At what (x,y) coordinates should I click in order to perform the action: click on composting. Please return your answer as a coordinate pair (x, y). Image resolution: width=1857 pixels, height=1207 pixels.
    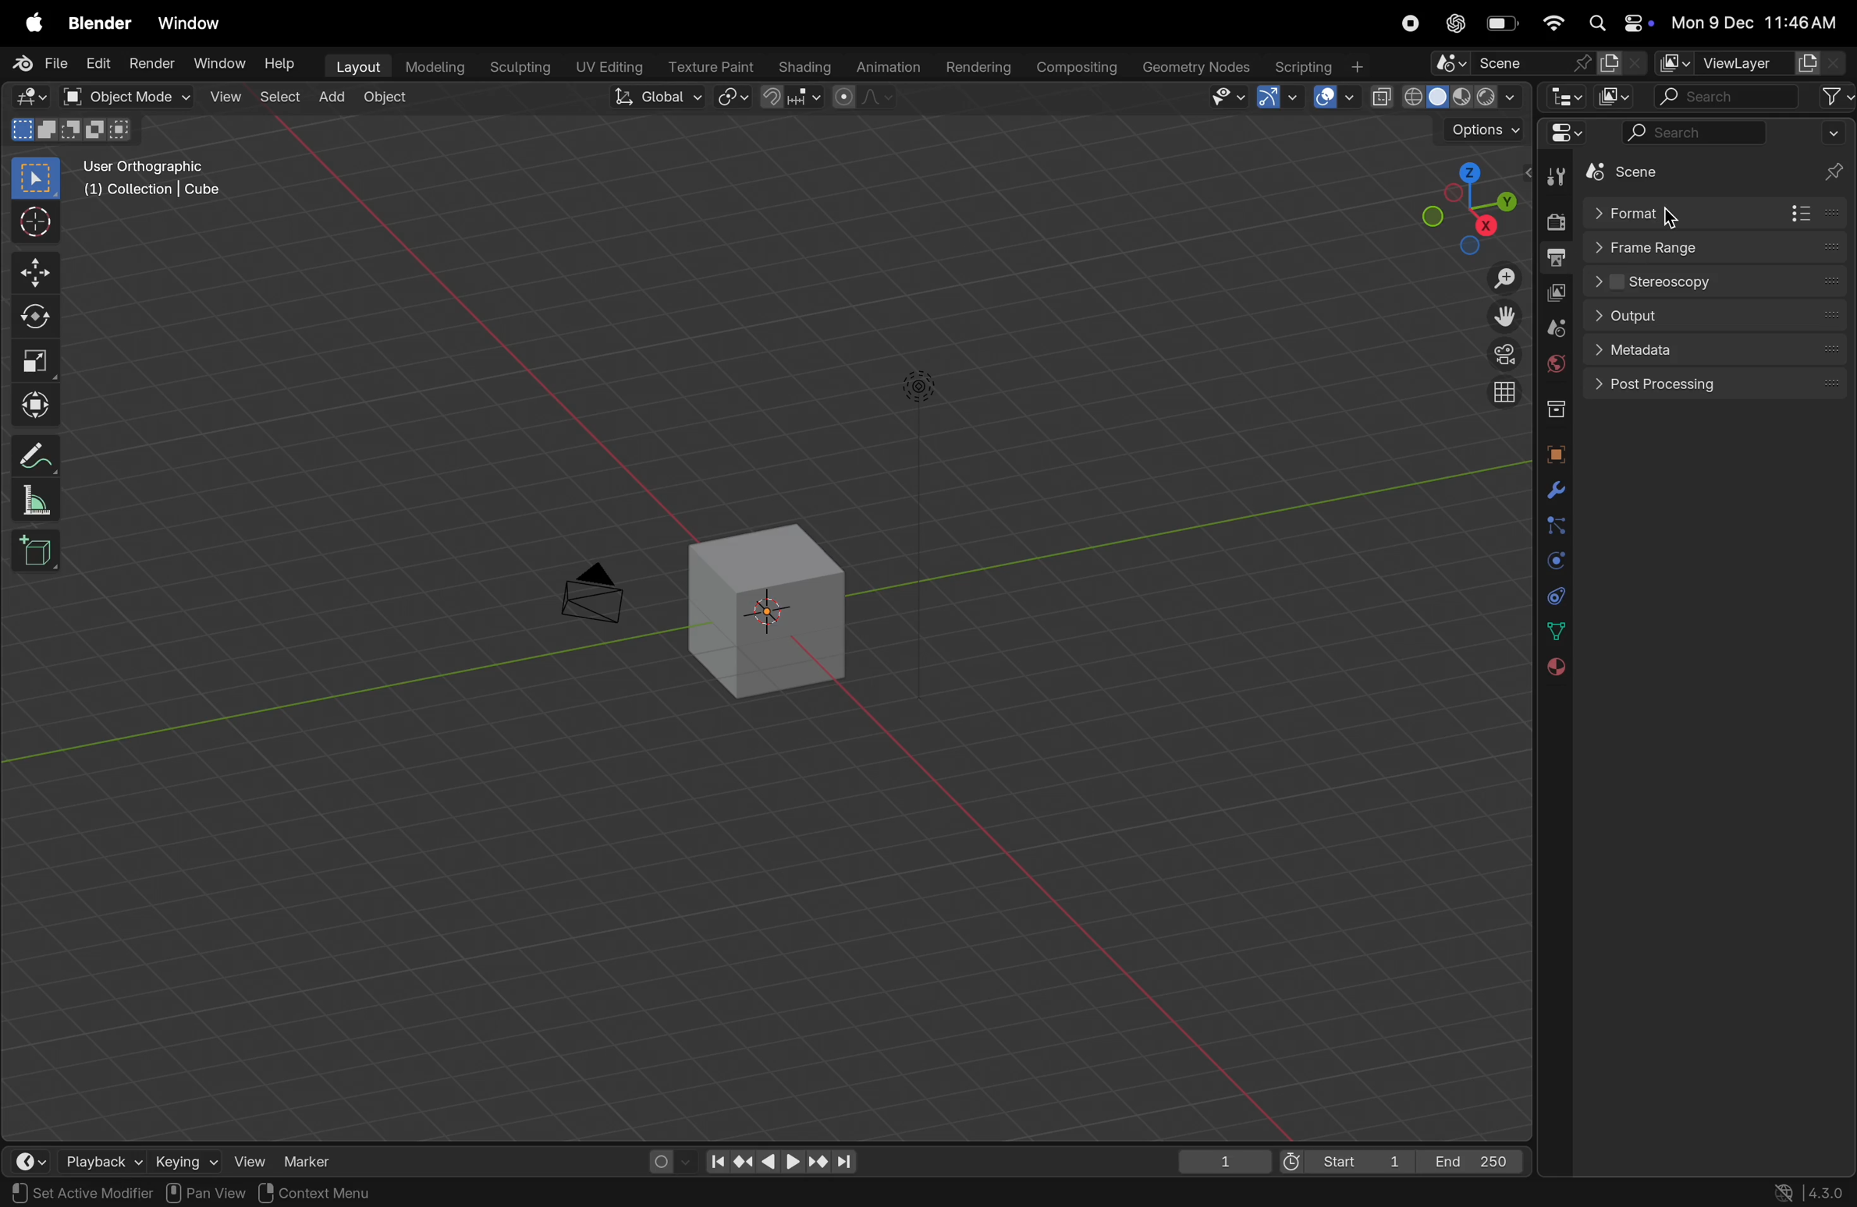
    Looking at the image, I should click on (1078, 67).